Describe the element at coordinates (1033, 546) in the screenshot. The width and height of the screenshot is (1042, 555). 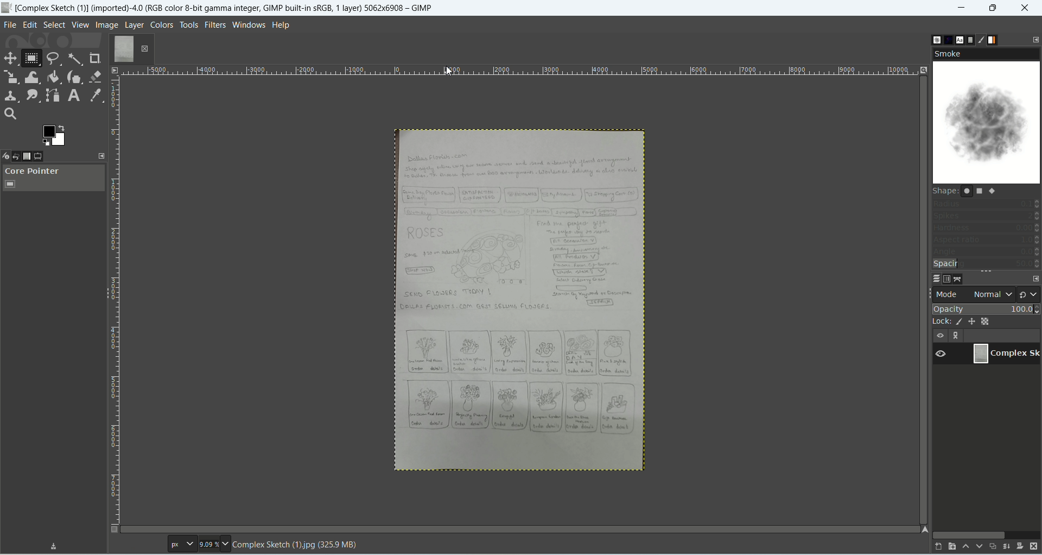
I see `delete` at that location.